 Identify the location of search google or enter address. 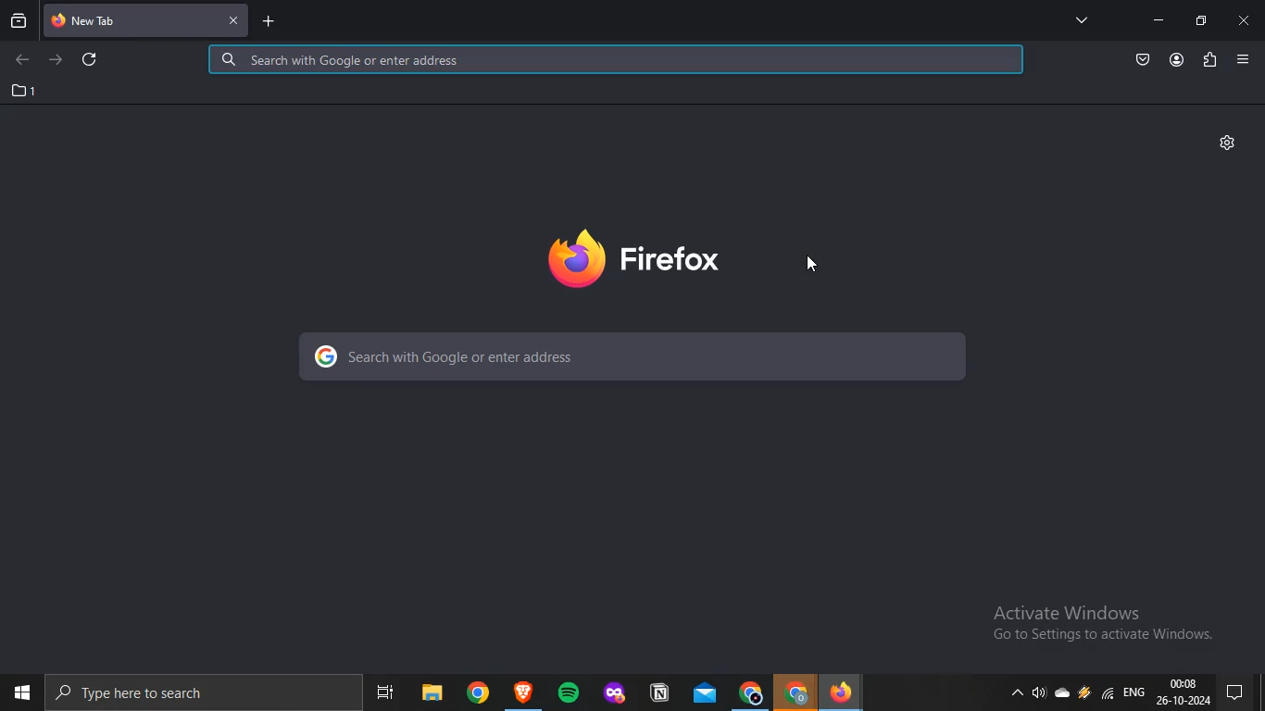
(616, 61).